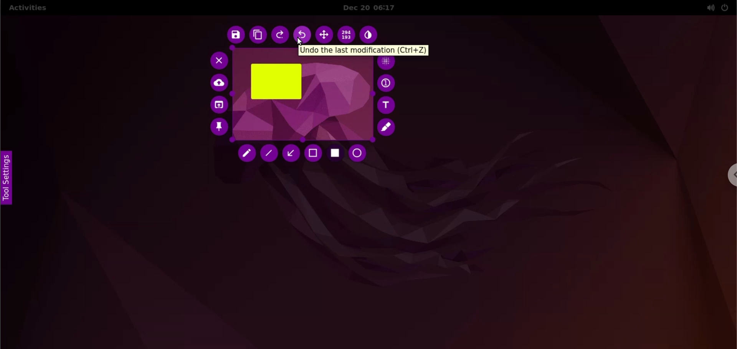  Describe the element at coordinates (9, 179) in the screenshot. I see `tool settings` at that location.